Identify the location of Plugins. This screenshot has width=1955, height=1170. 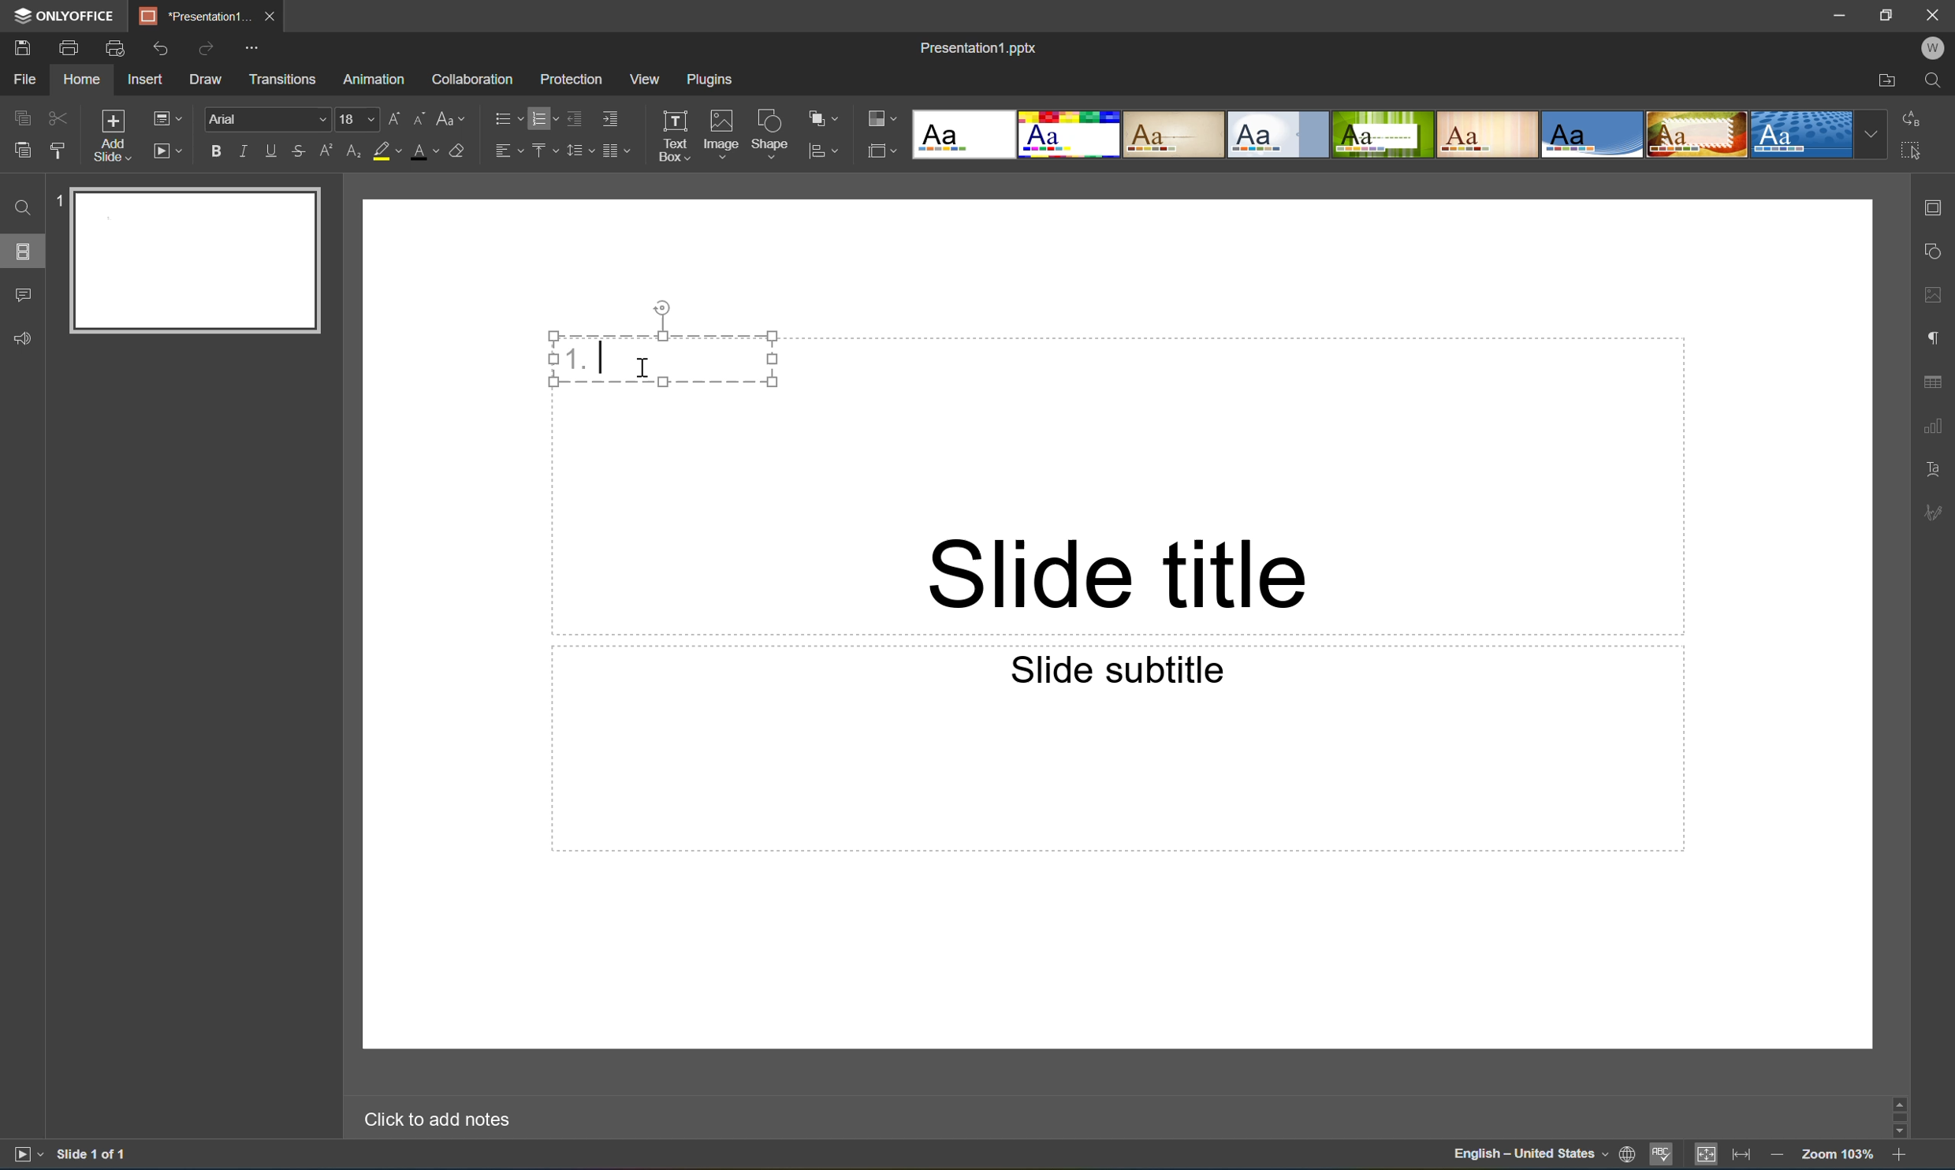
(706, 80).